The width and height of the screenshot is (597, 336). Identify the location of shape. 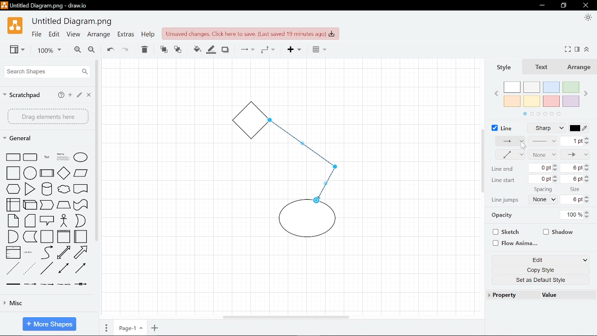
(64, 173).